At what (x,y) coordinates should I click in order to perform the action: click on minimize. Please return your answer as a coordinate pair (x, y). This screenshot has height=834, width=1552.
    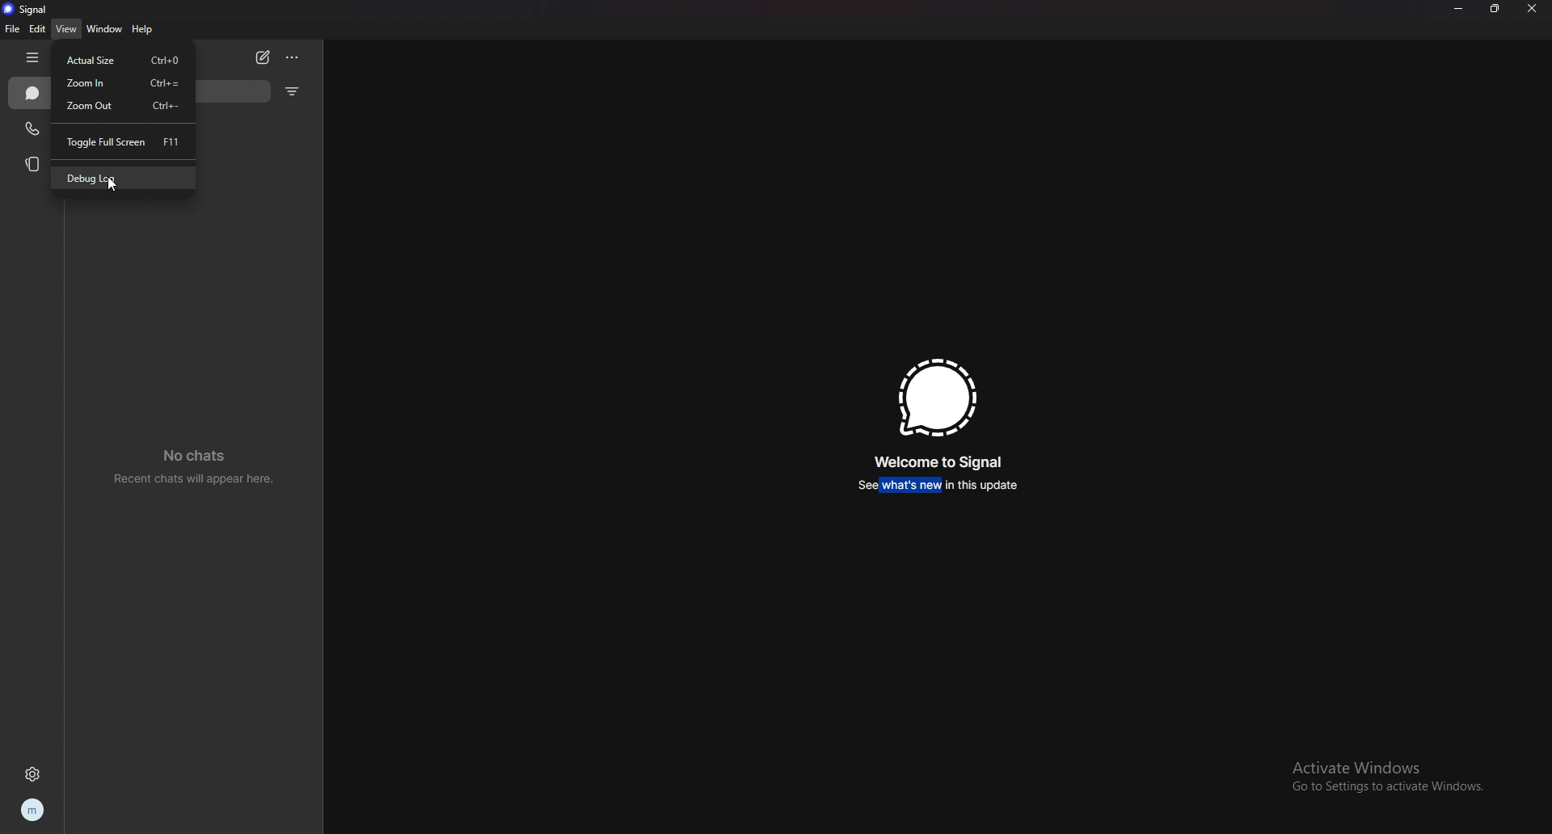
    Looking at the image, I should click on (1460, 8).